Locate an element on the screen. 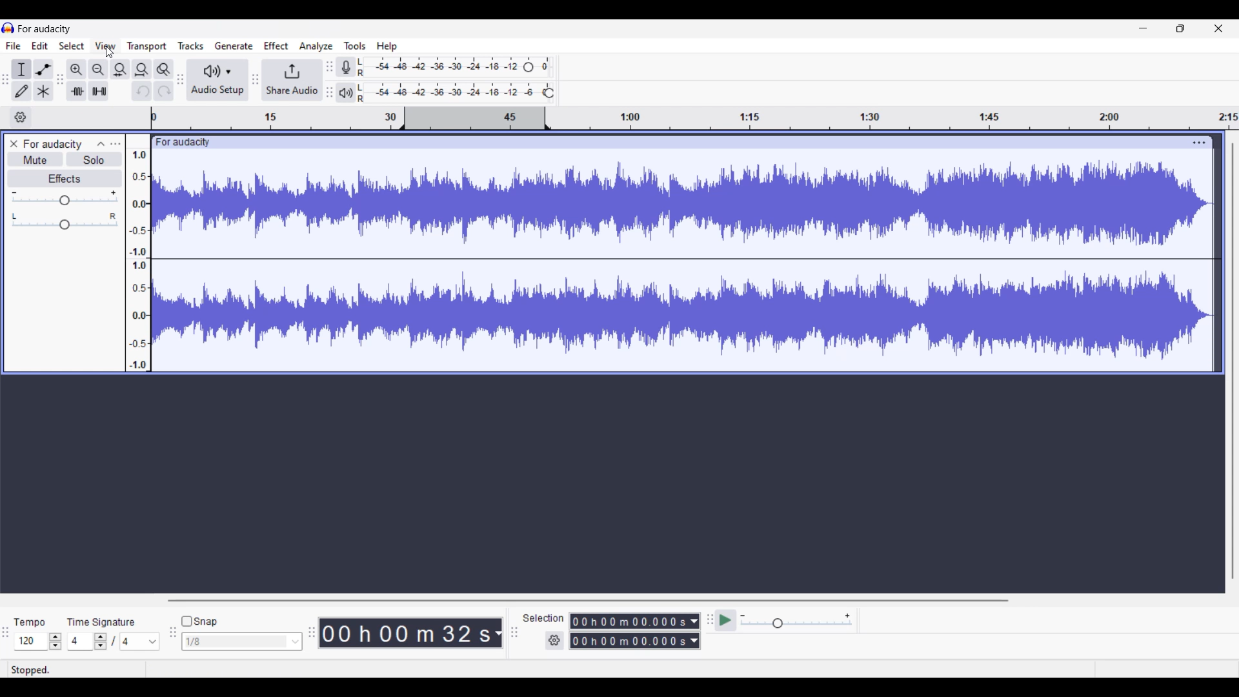  Zoom toggle is located at coordinates (164, 69).